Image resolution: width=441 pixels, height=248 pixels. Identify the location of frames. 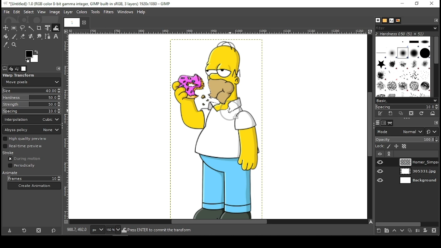
(34, 178).